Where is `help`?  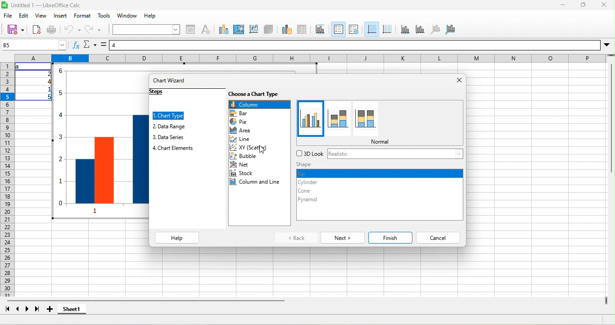 help is located at coordinates (177, 238).